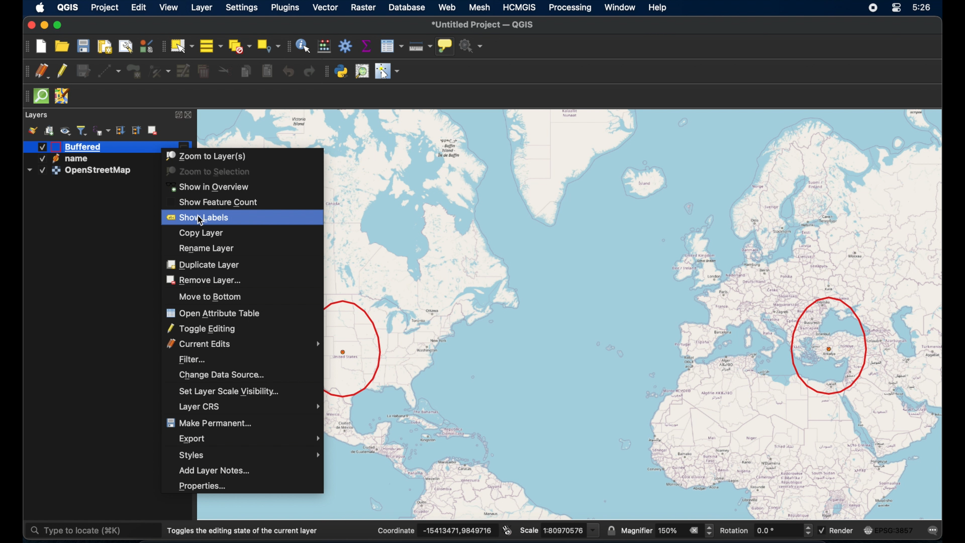  Describe the element at coordinates (808, 530) in the screenshot. I see `increase or decrease rotation value` at that location.